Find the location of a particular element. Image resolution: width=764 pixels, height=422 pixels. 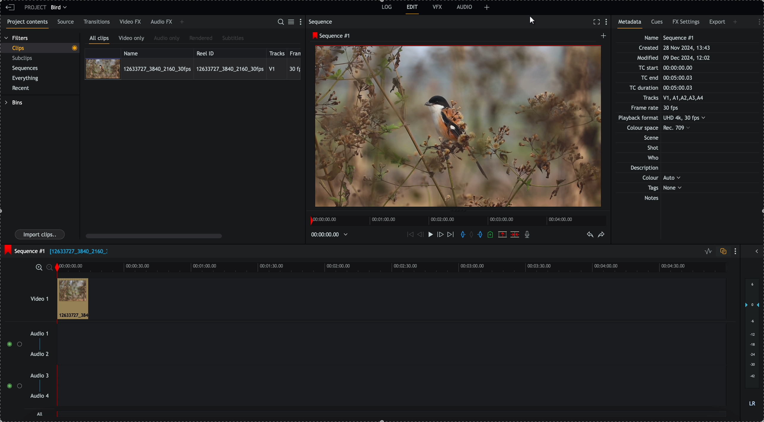

leave is located at coordinates (10, 8).